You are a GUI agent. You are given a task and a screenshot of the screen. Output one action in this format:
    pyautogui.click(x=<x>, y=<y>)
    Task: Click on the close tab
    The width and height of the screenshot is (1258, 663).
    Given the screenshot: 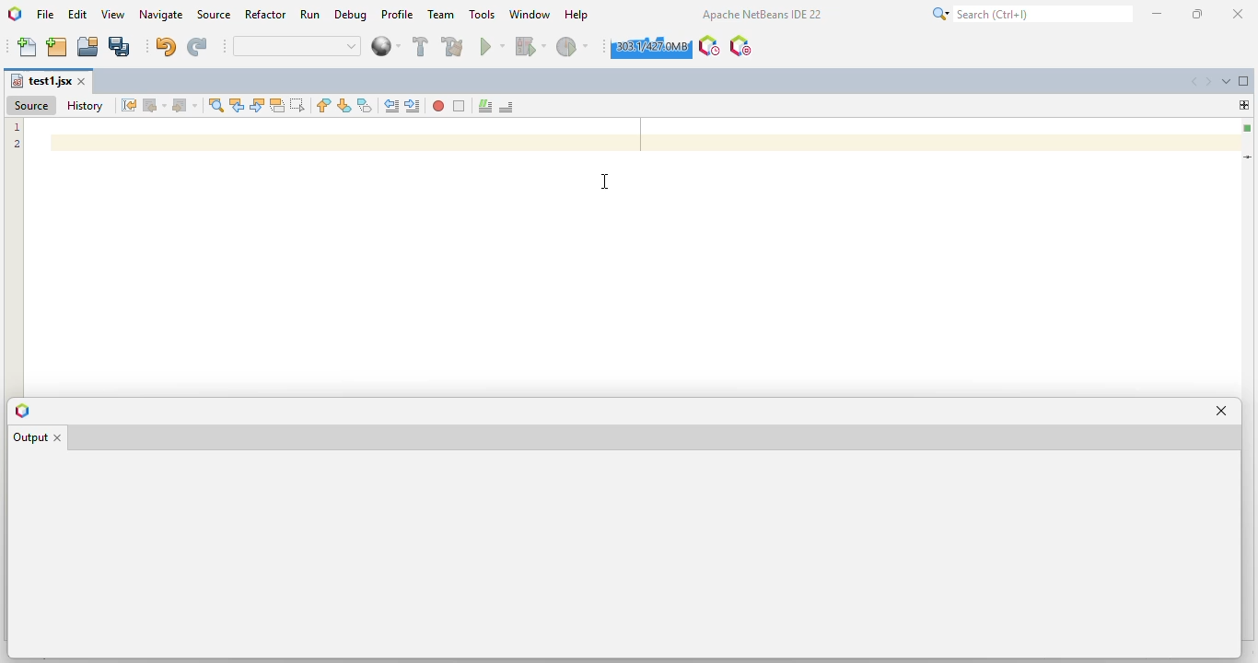 What is the action you would take?
    pyautogui.click(x=64, y=436)
    